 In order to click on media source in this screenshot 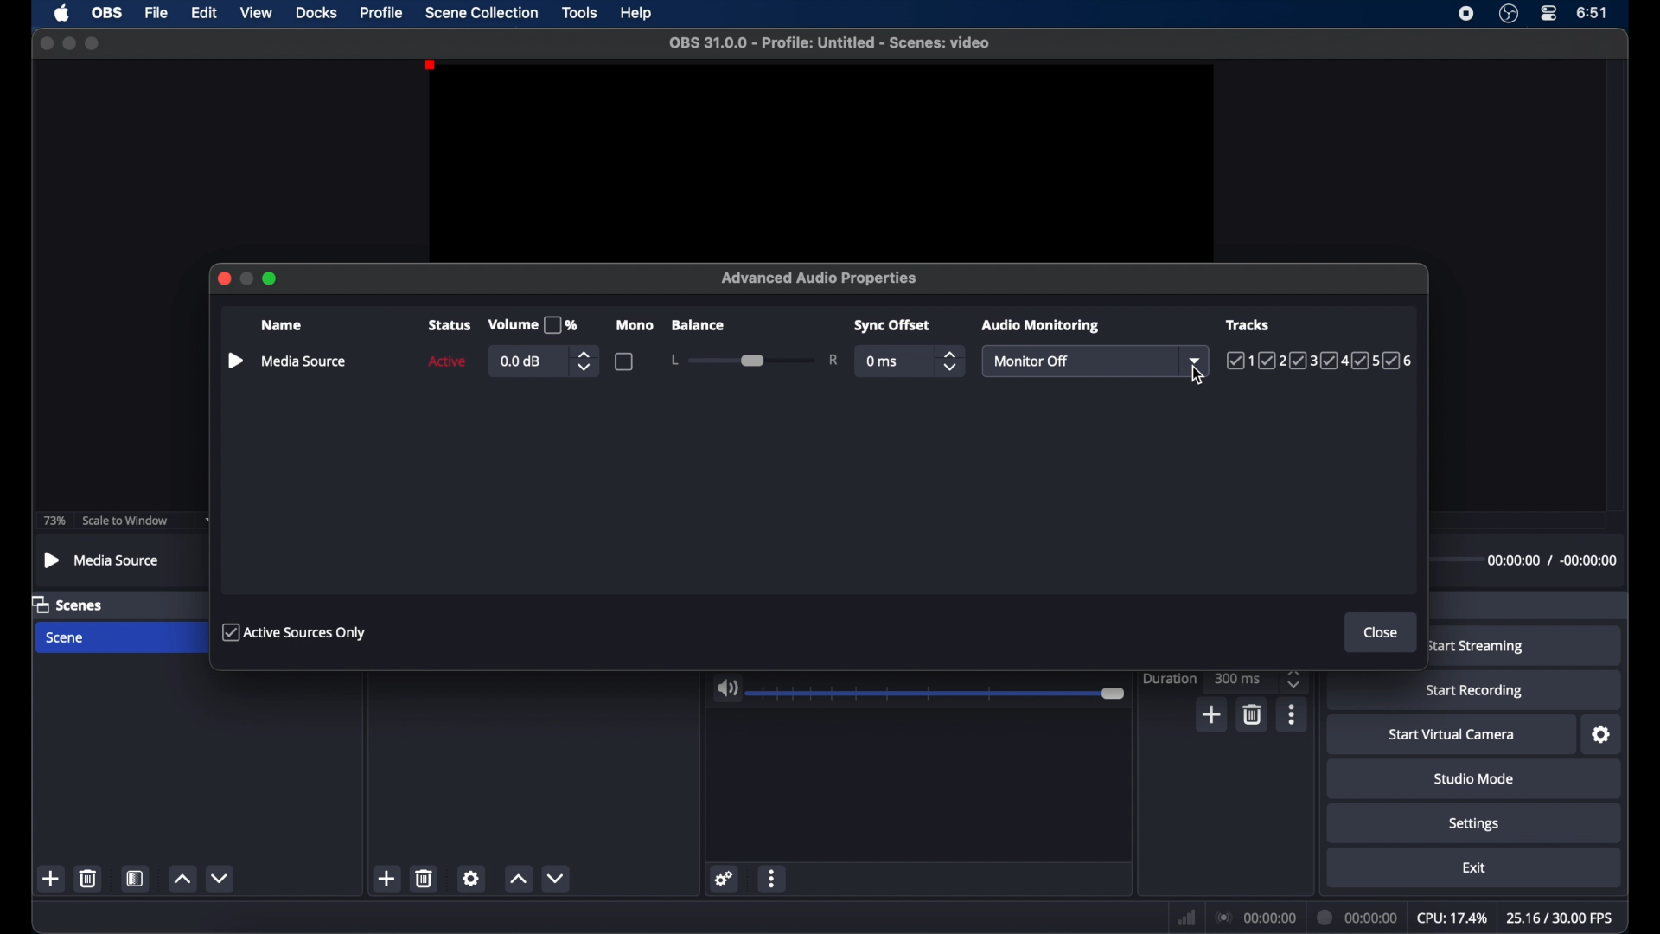, I will do `click(102, 560)`.